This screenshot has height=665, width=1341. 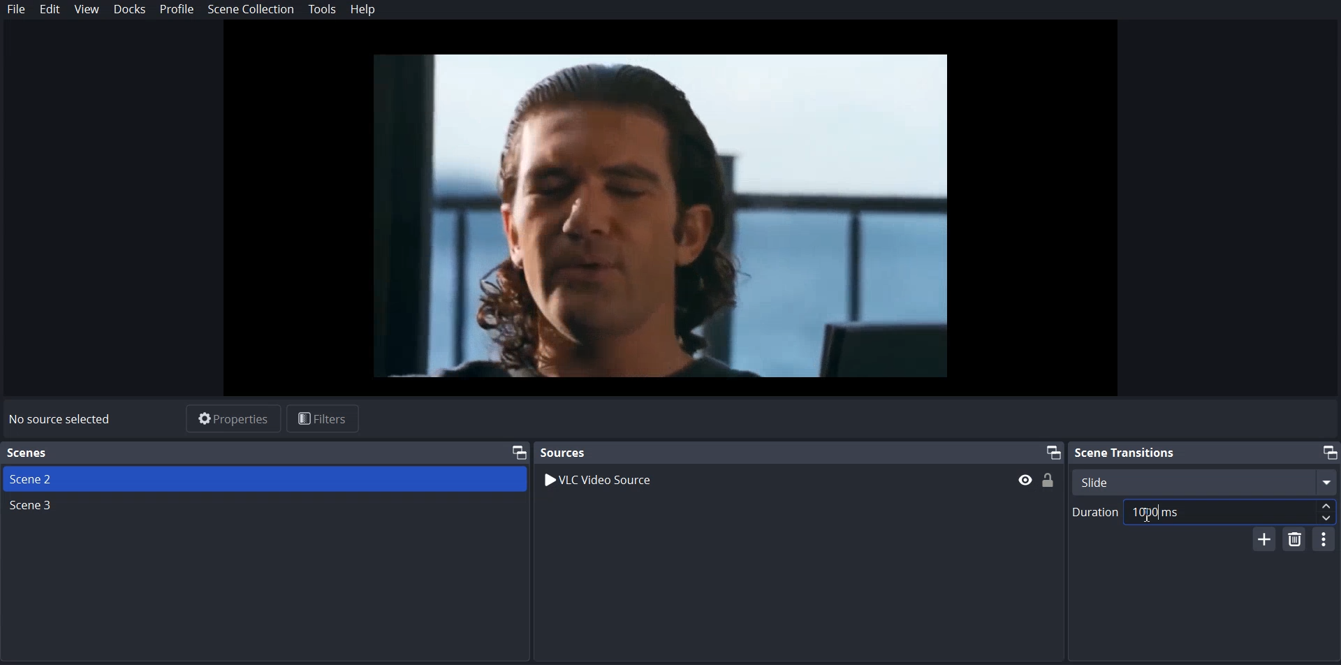 What do you see at coordinates (16, 8) in the screenshot?
I see `File` at bounding box center [16, 8].